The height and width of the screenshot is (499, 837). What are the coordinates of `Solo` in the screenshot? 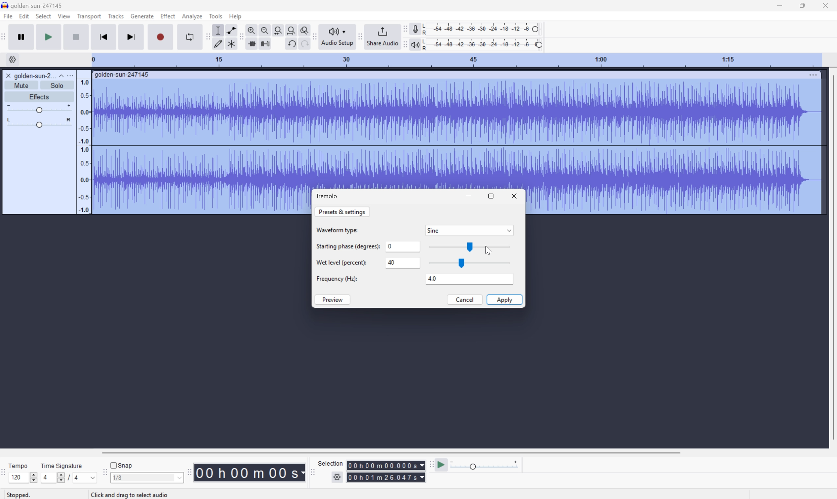 It's located at (57, 85).